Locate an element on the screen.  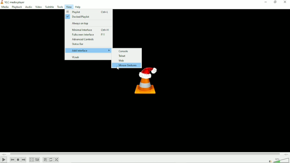
Tools is located at coordinates (60, 6).